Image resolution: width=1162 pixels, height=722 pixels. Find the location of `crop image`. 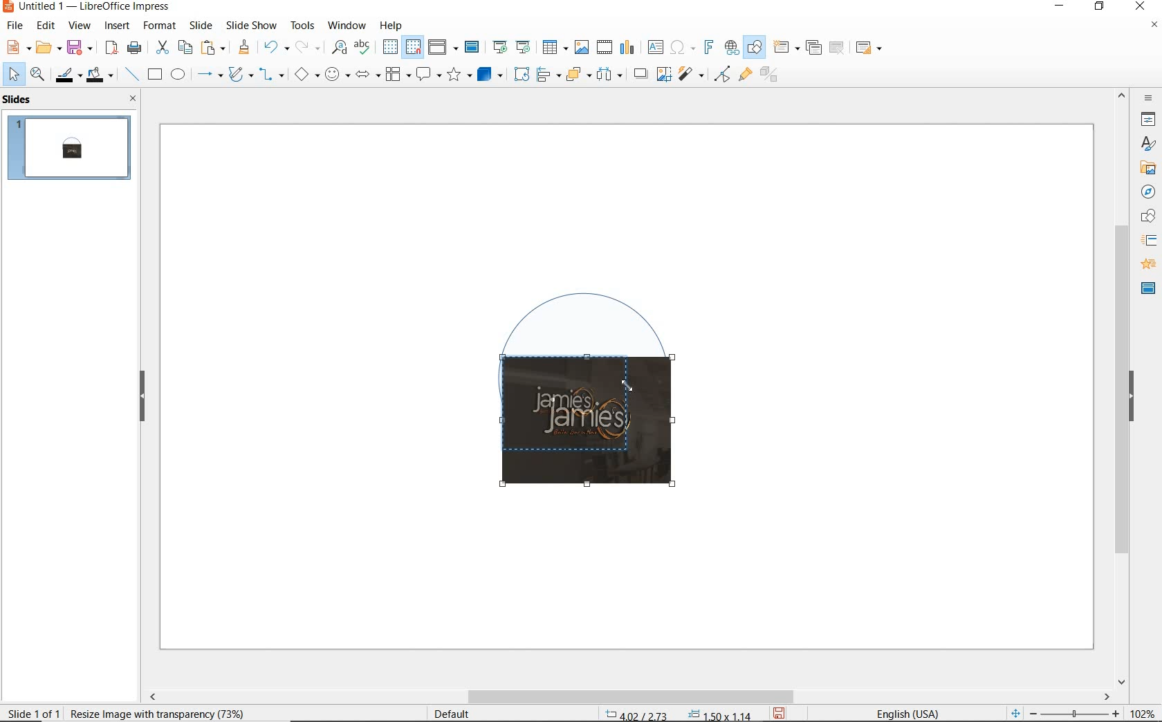

crop image is located at coordinates (663, 73).